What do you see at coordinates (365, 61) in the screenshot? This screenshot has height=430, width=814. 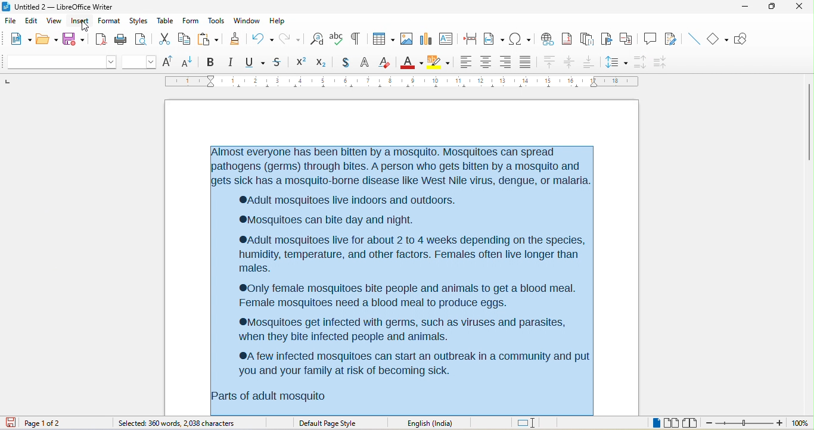 I see `outline font effect` at bounding box center [365, 61].